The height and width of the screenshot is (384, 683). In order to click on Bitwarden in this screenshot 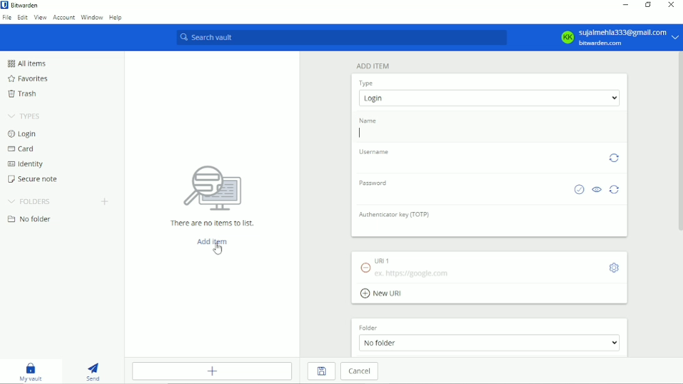, I will do `click(25, 5)`.